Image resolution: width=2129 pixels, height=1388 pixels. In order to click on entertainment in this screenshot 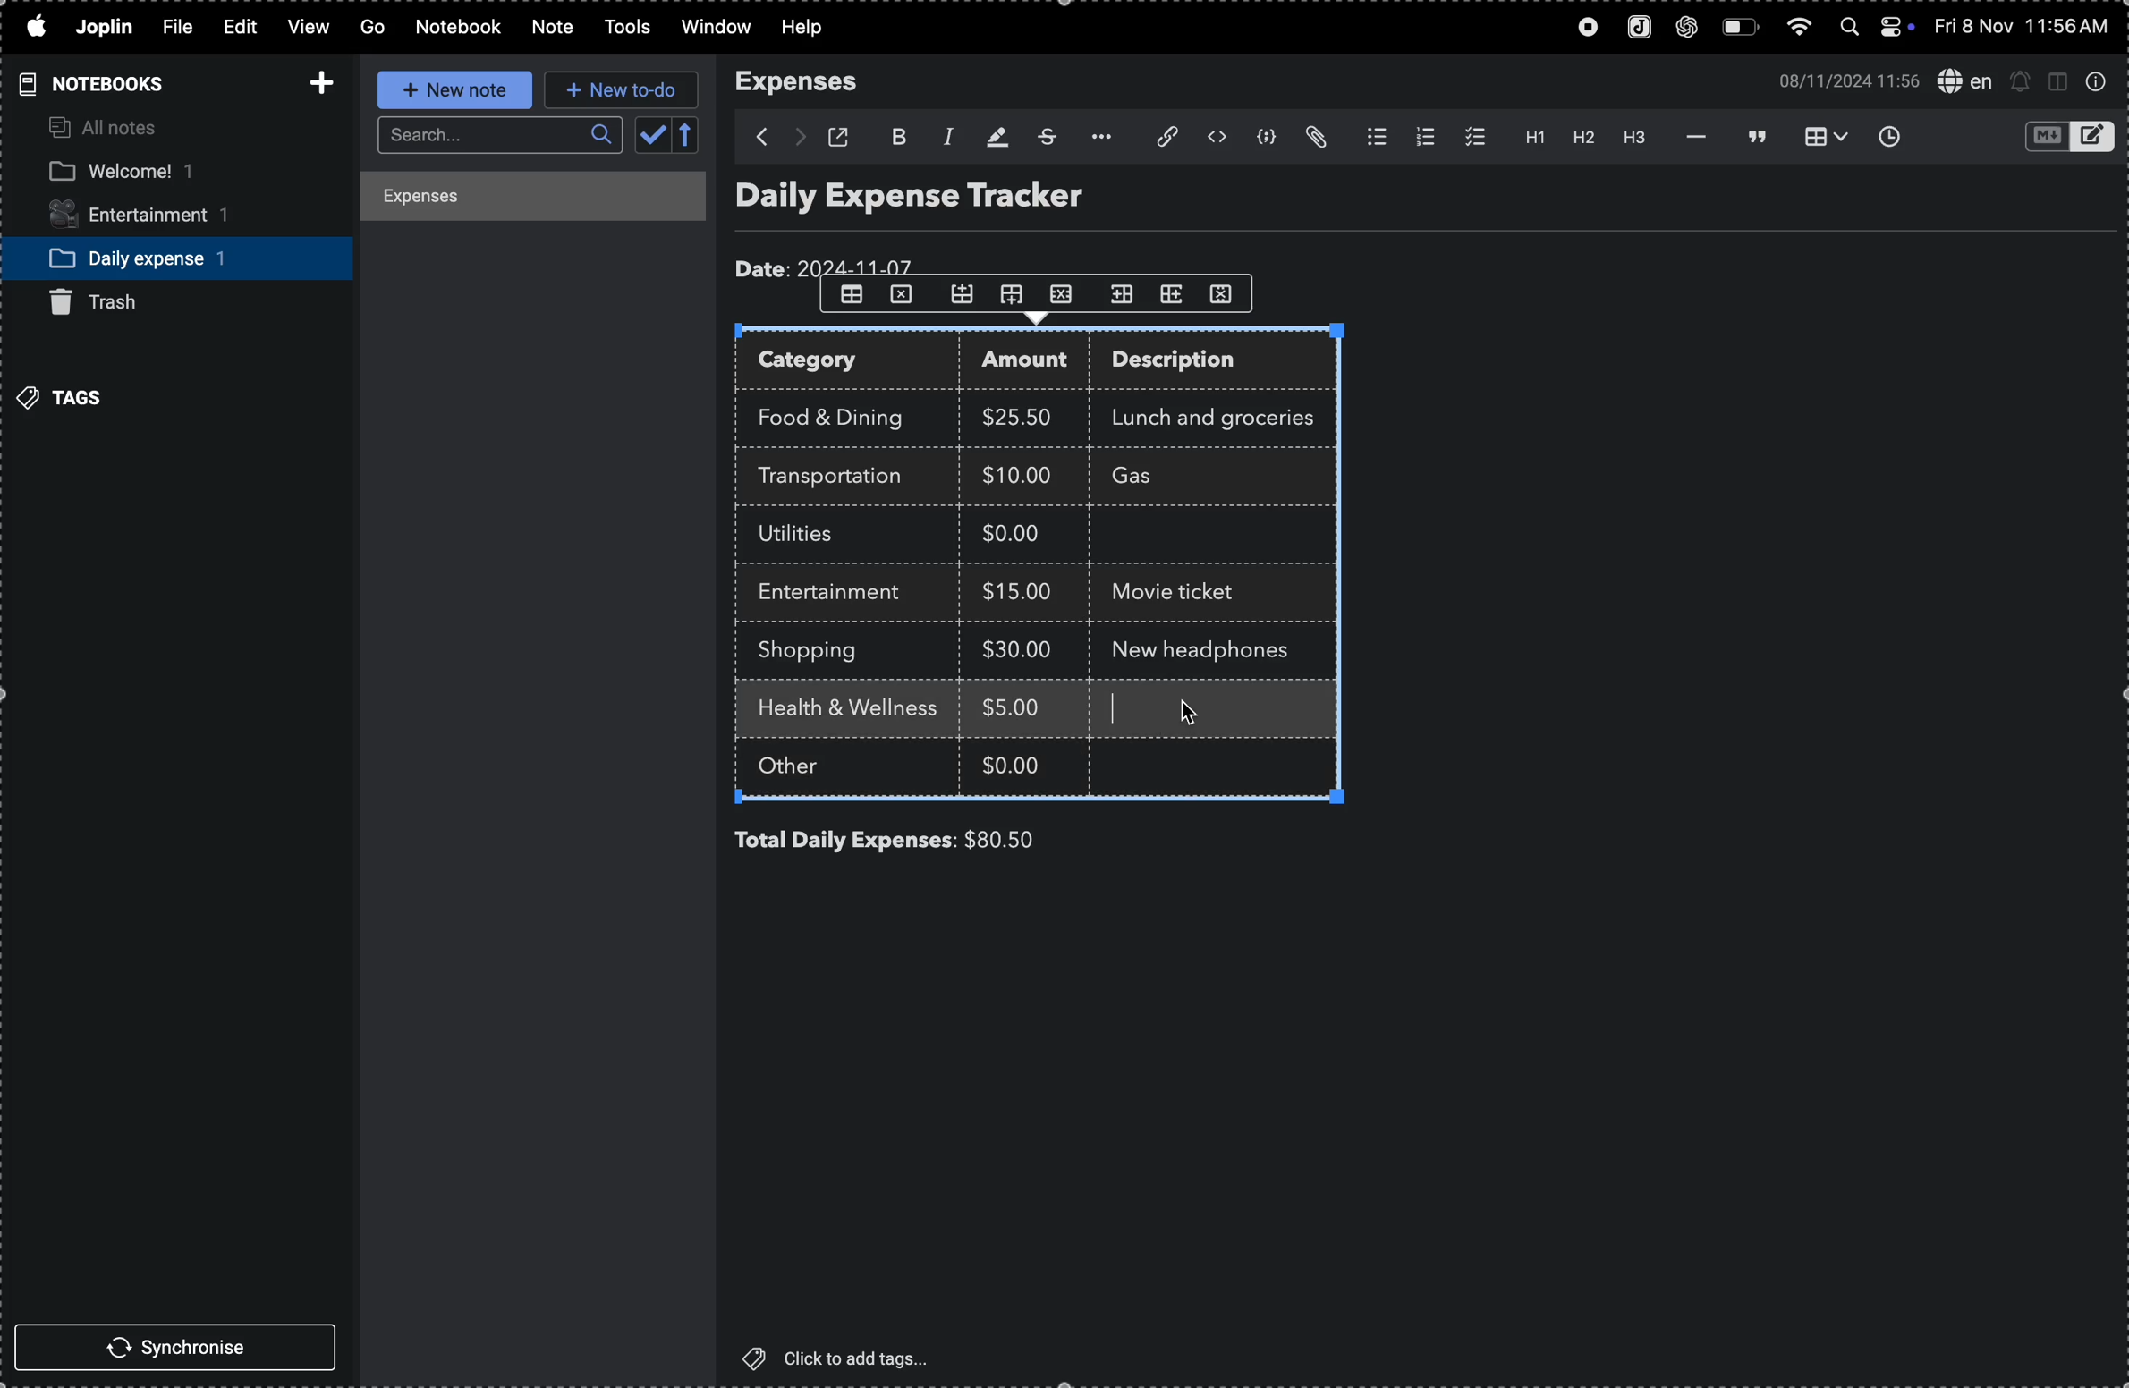, I will do `click(157, 216)`.